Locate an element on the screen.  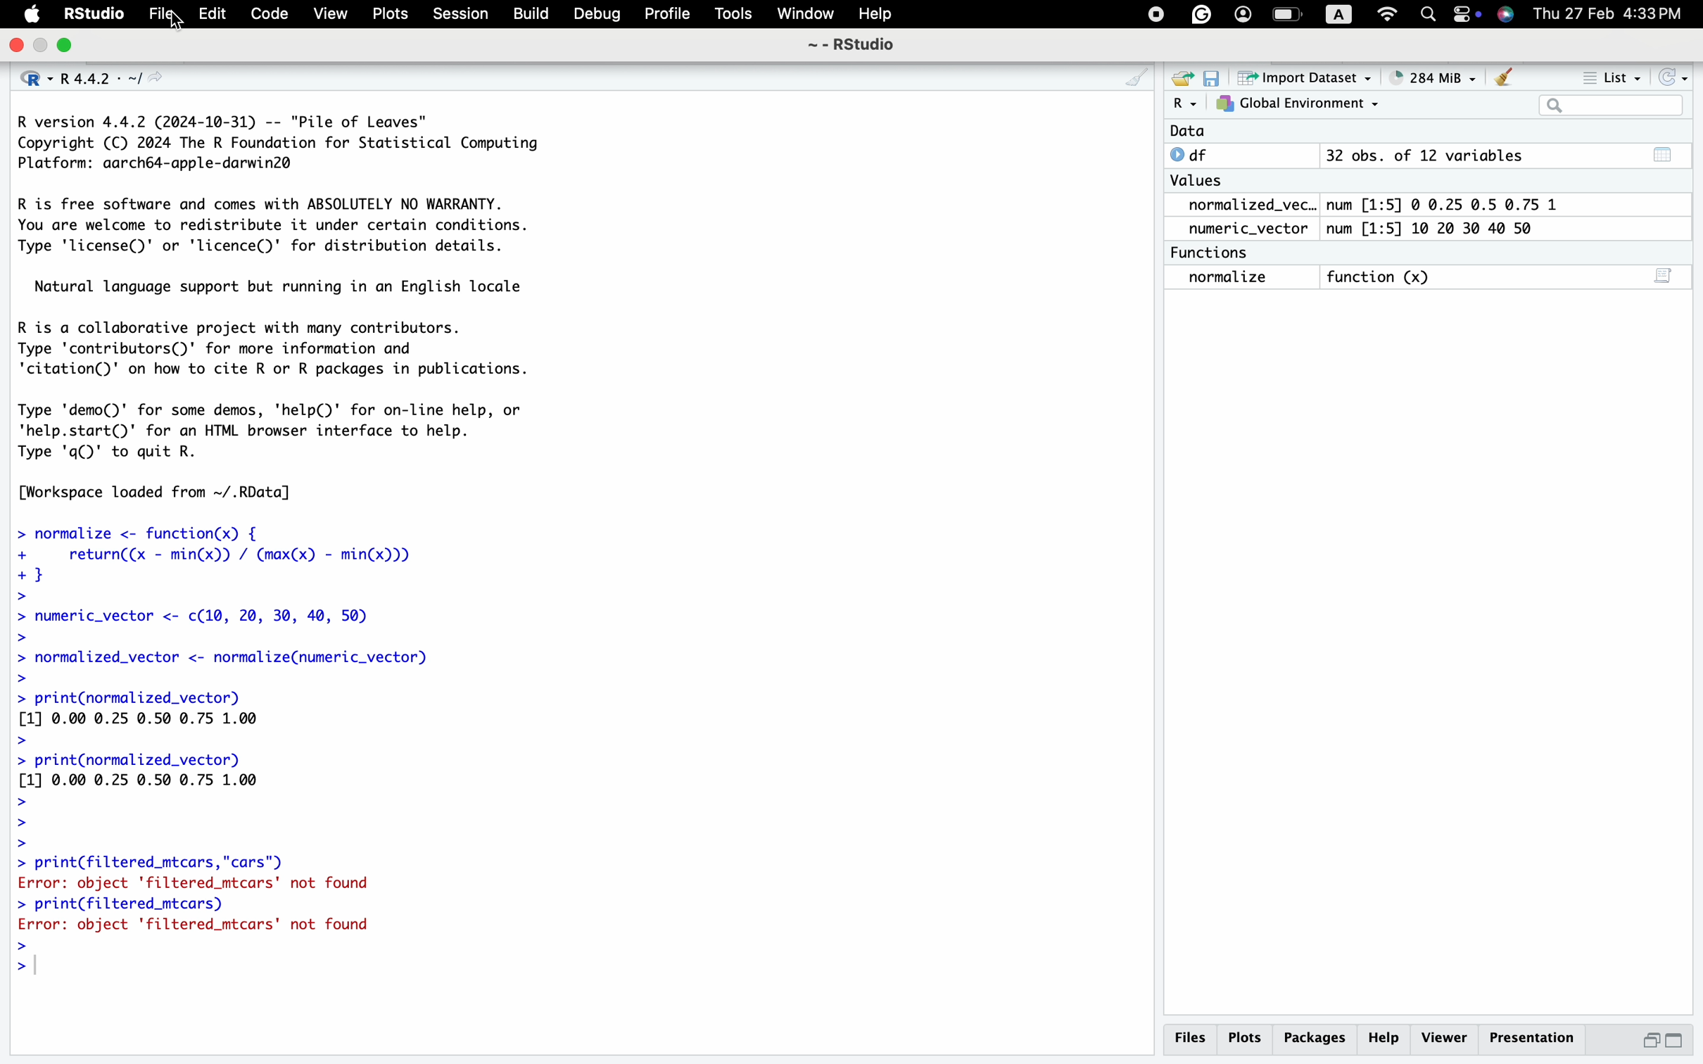
CLEAN UP is located at coordinates (1505, 76).